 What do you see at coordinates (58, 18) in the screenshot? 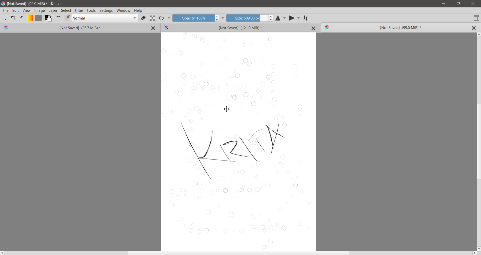
I see `Edit Brush settings` at bounding box center [58, 18].